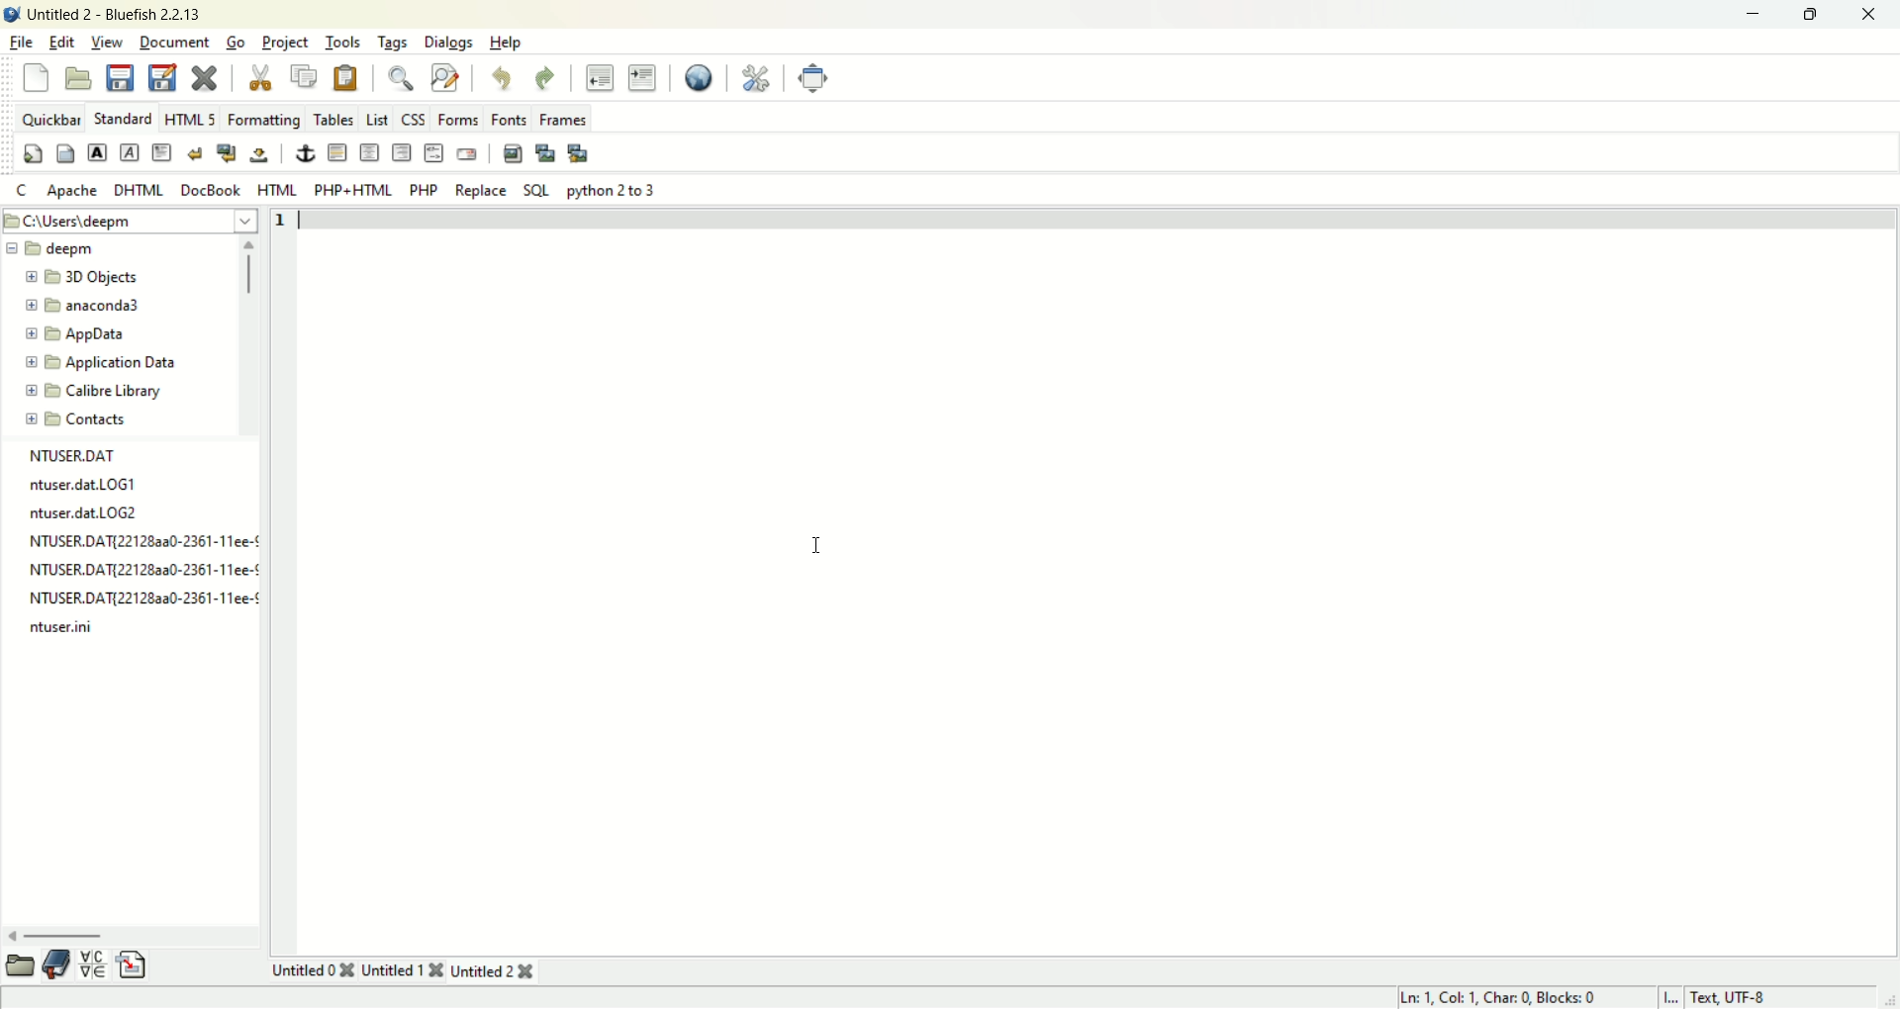  I want to click on redo, so click(547, 77).